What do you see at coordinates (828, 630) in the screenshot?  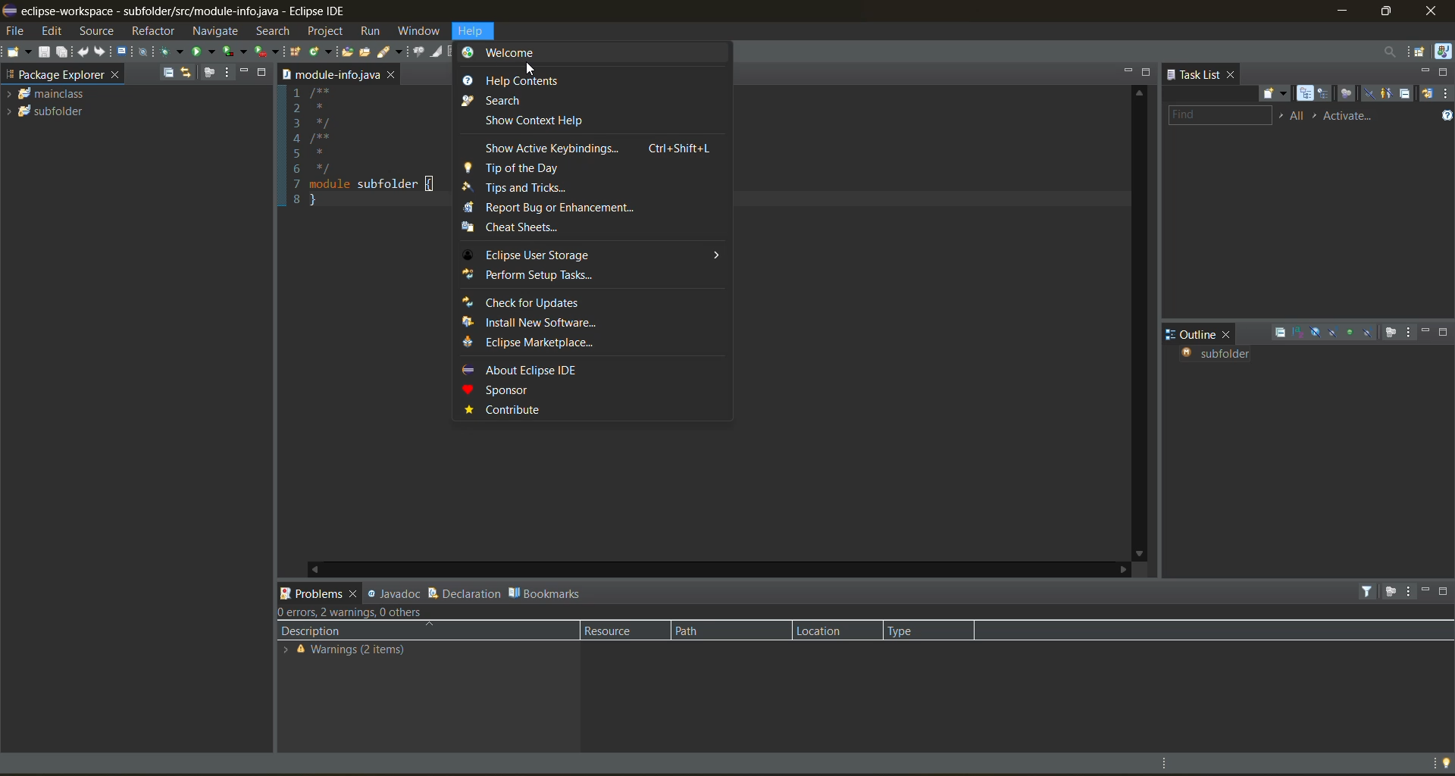 I see `location` at bounding box center [828, 630].